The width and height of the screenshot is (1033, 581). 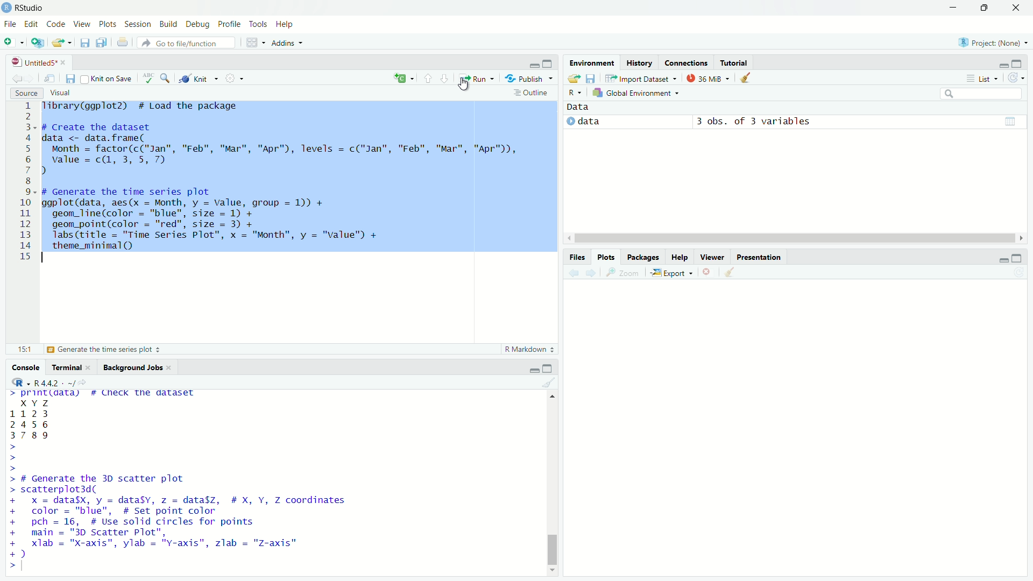 What do you see at coordinates (171, 366) in the screenshot?
I see `close` at bounding box center [171, 366].